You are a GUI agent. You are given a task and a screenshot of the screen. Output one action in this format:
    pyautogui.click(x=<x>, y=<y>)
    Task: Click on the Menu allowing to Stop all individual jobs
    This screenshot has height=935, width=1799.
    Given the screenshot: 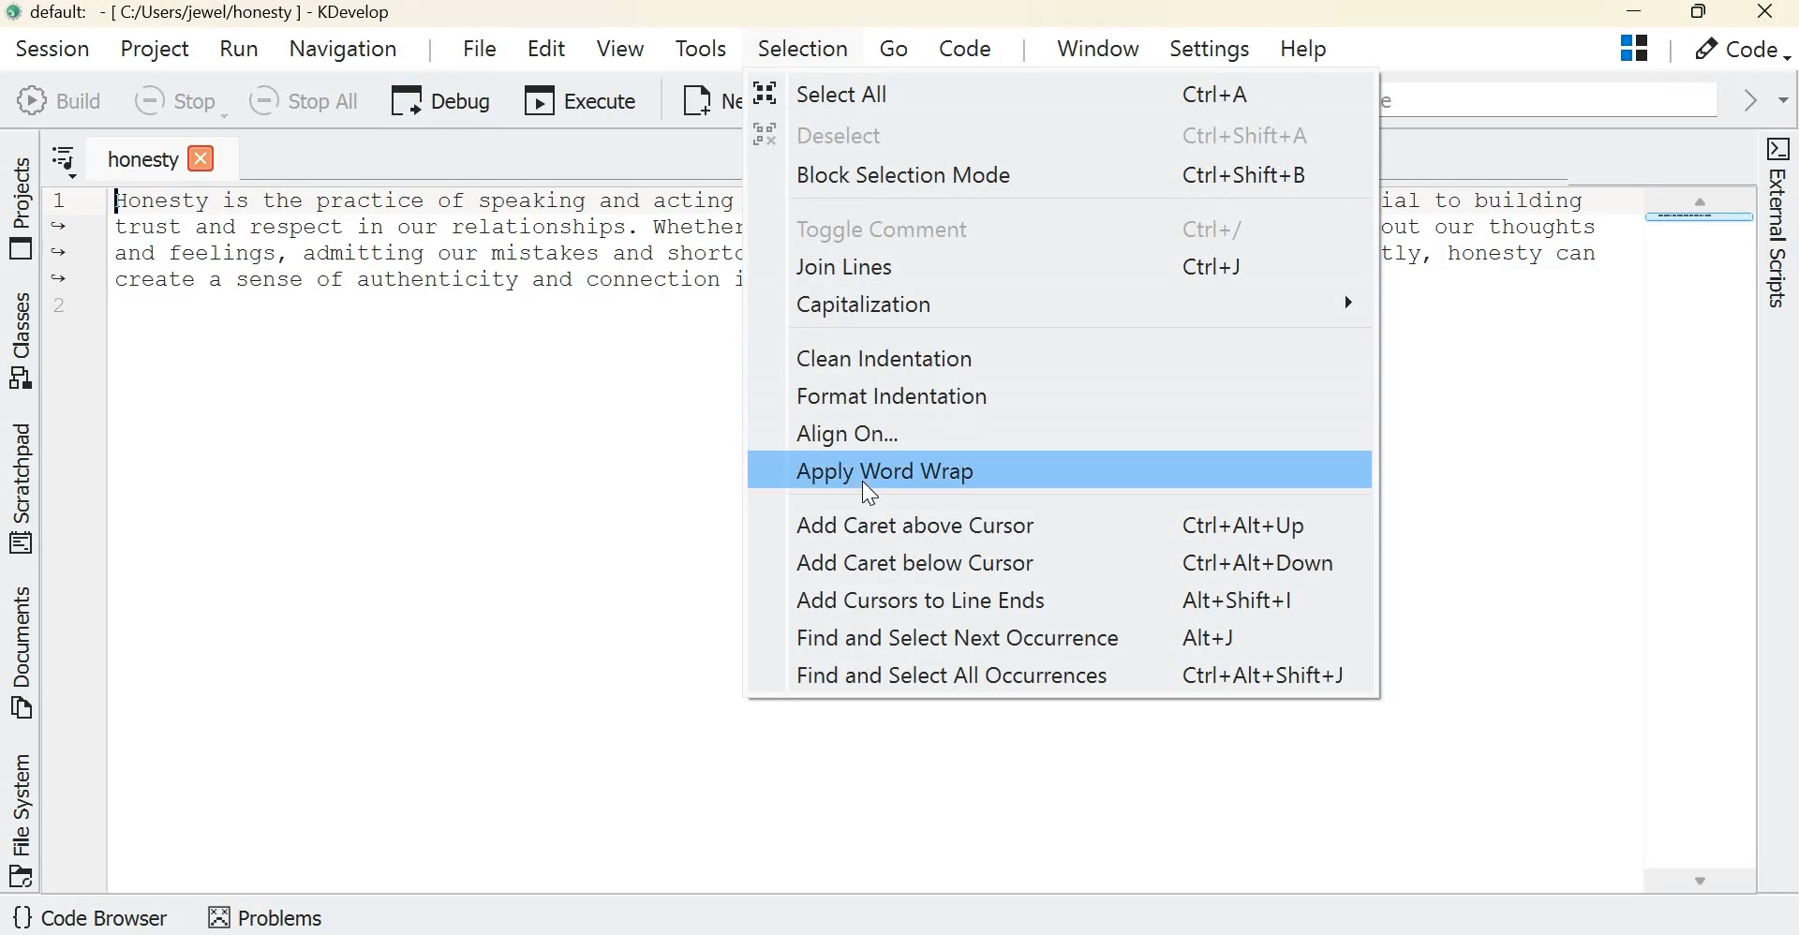 What is the action you would take?
    pyautogui.click(x=176, y=101)
    